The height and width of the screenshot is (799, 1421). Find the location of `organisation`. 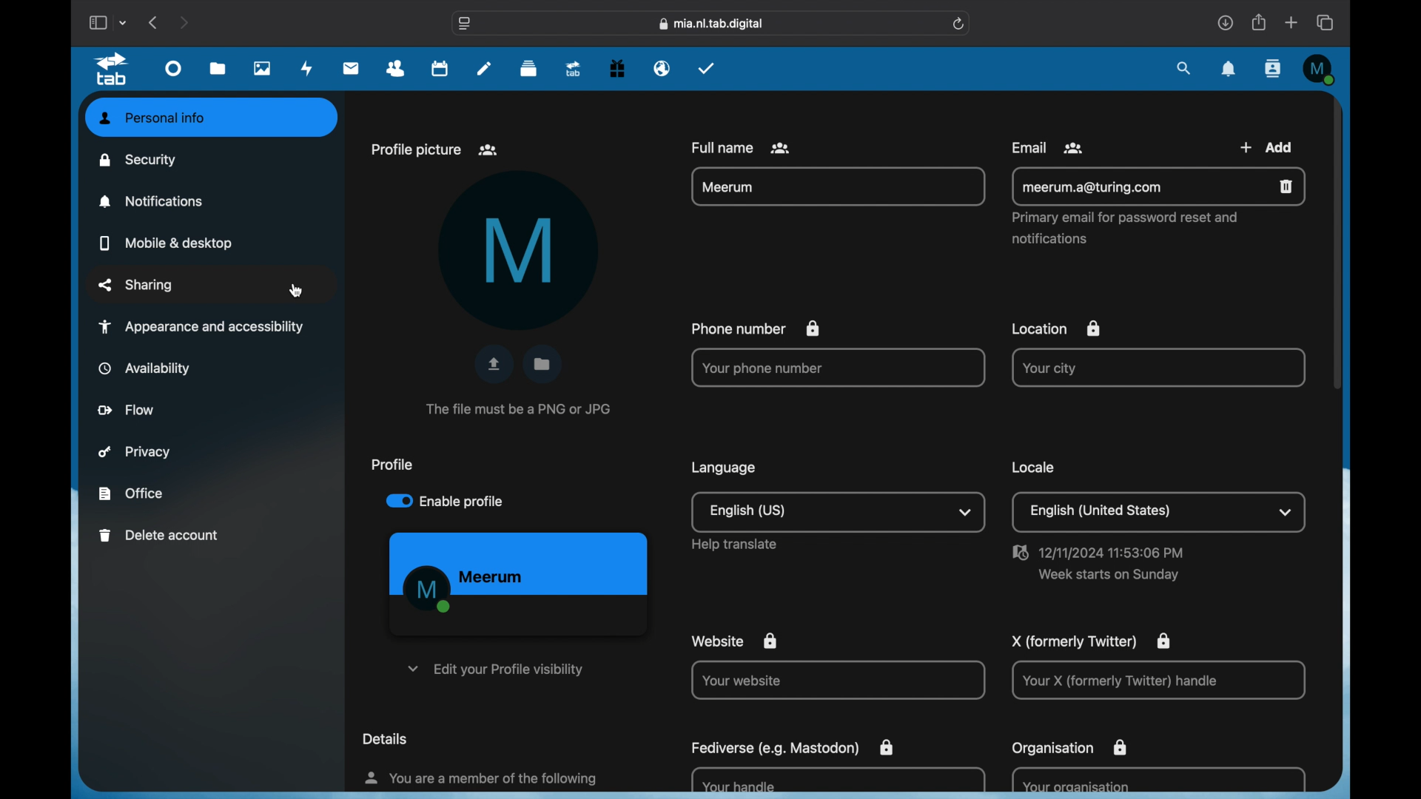

organisation is located at coordinates (1075, 749).